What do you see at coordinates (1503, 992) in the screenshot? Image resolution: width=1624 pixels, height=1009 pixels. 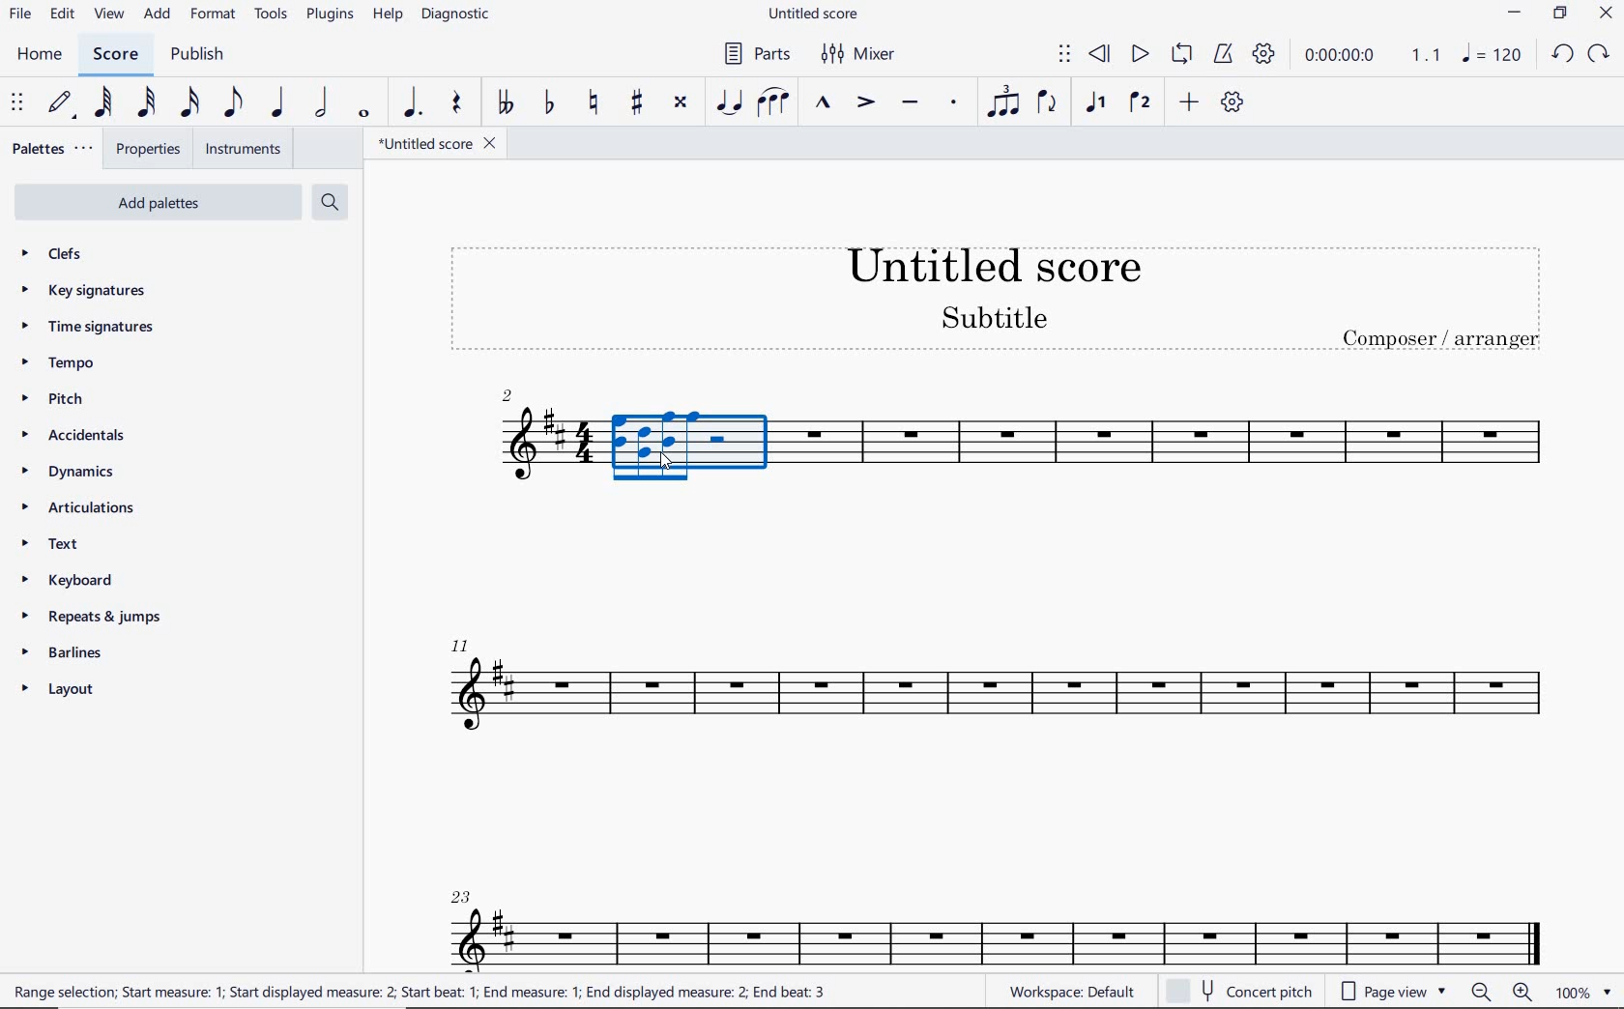 I see `zoom out or zoom in` at bounding box center [1503, 992].